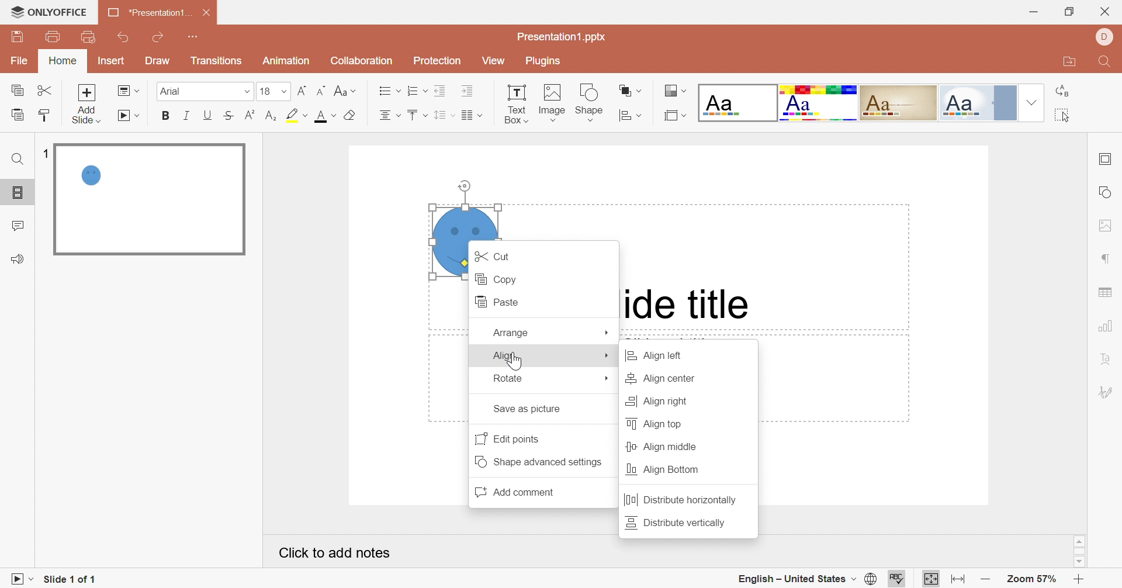  I want to click on Zoom in, so click(1079, 580).